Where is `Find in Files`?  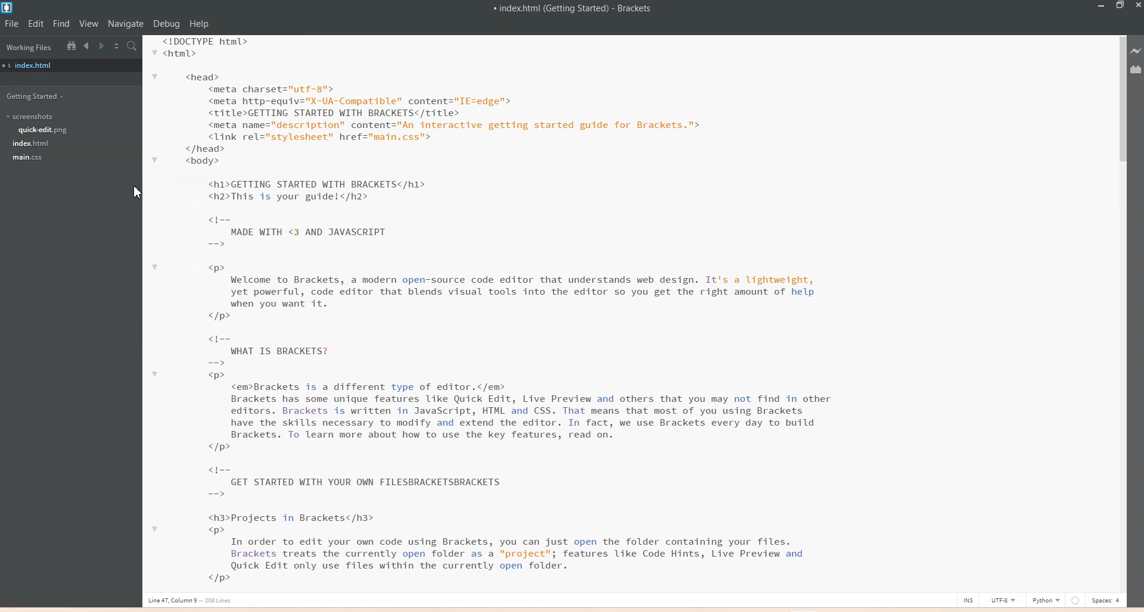
Find in Files is located at coordinates (133, 46).